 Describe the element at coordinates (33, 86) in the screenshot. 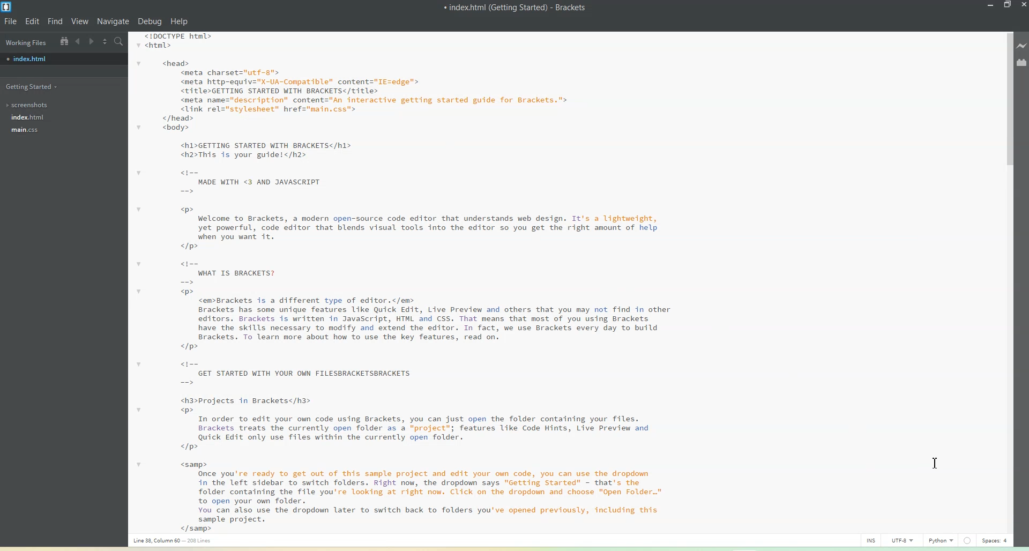

I see `Getting Started` at that location.